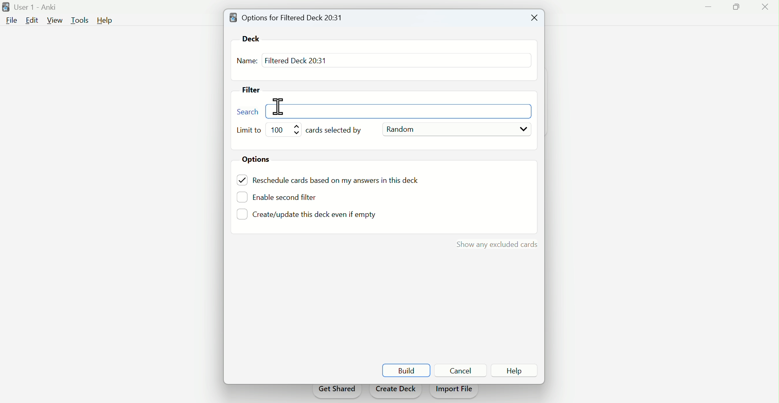  What do you see at coordinates (105, 20) in the screenshot?
I see `Help` at bounding box center [105, 20].